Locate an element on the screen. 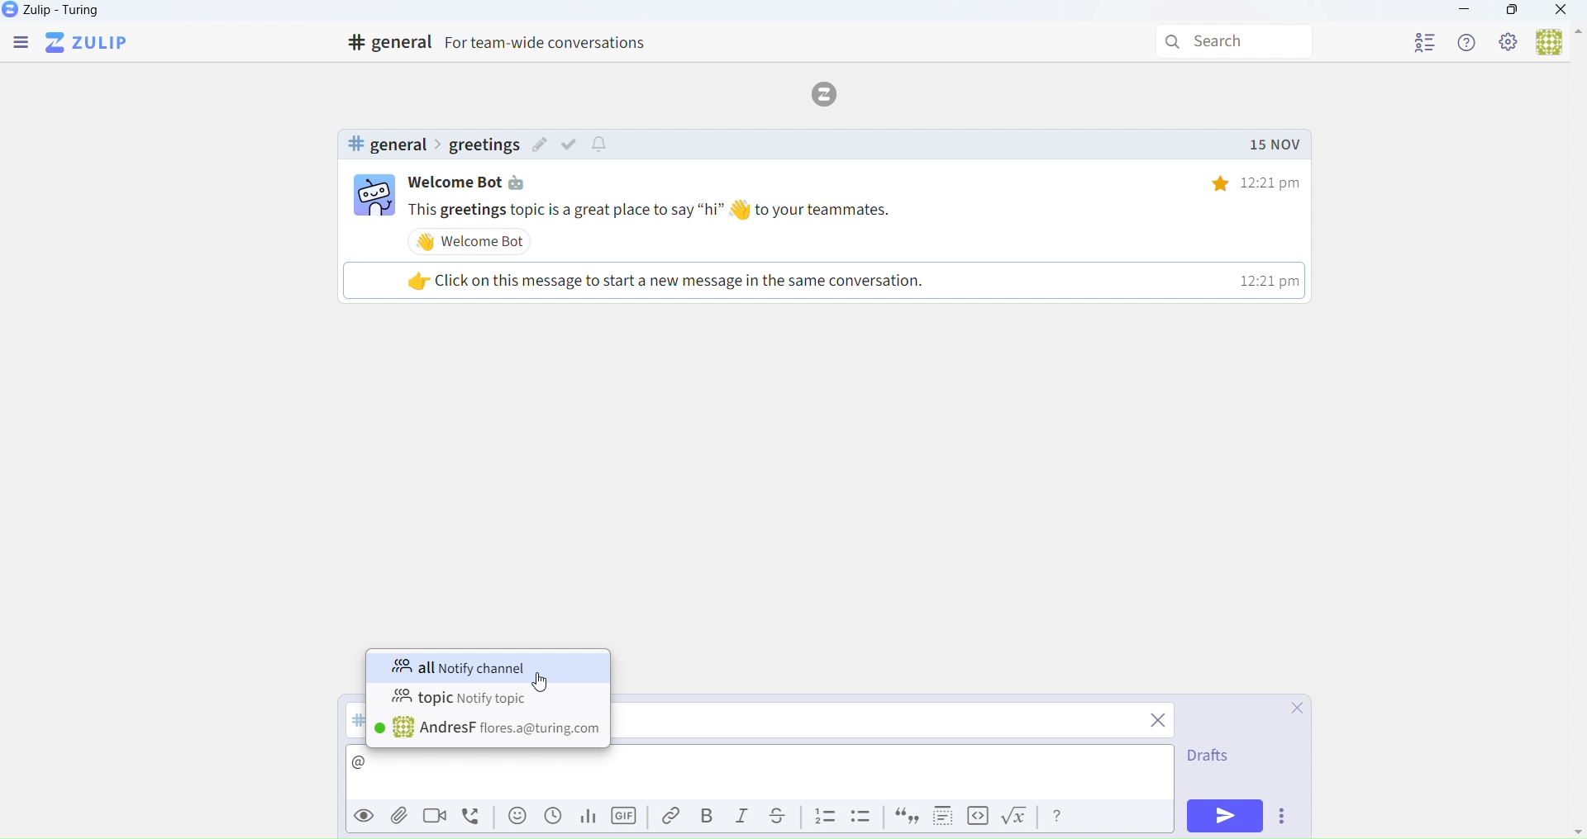  Search is located at coordinates (1237, 42).